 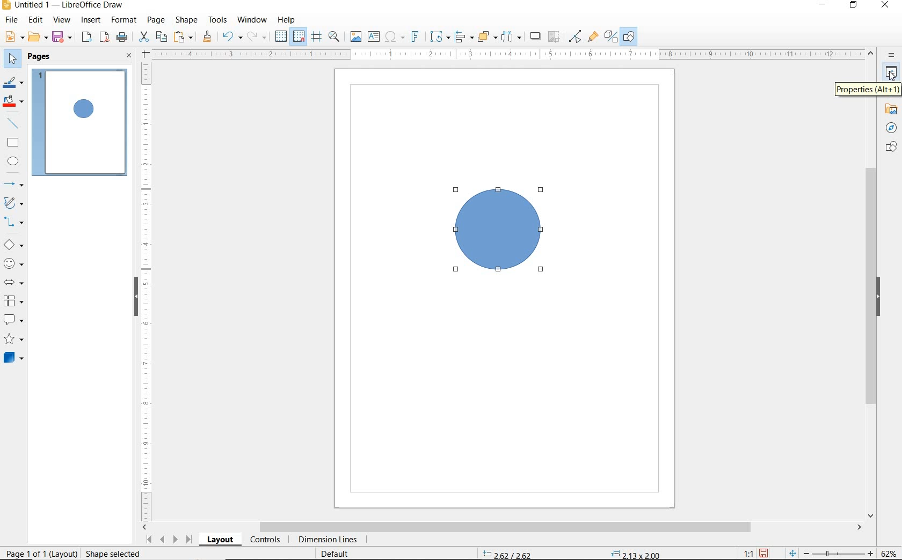 I want to click on Next page, so click(x=176, y=539).